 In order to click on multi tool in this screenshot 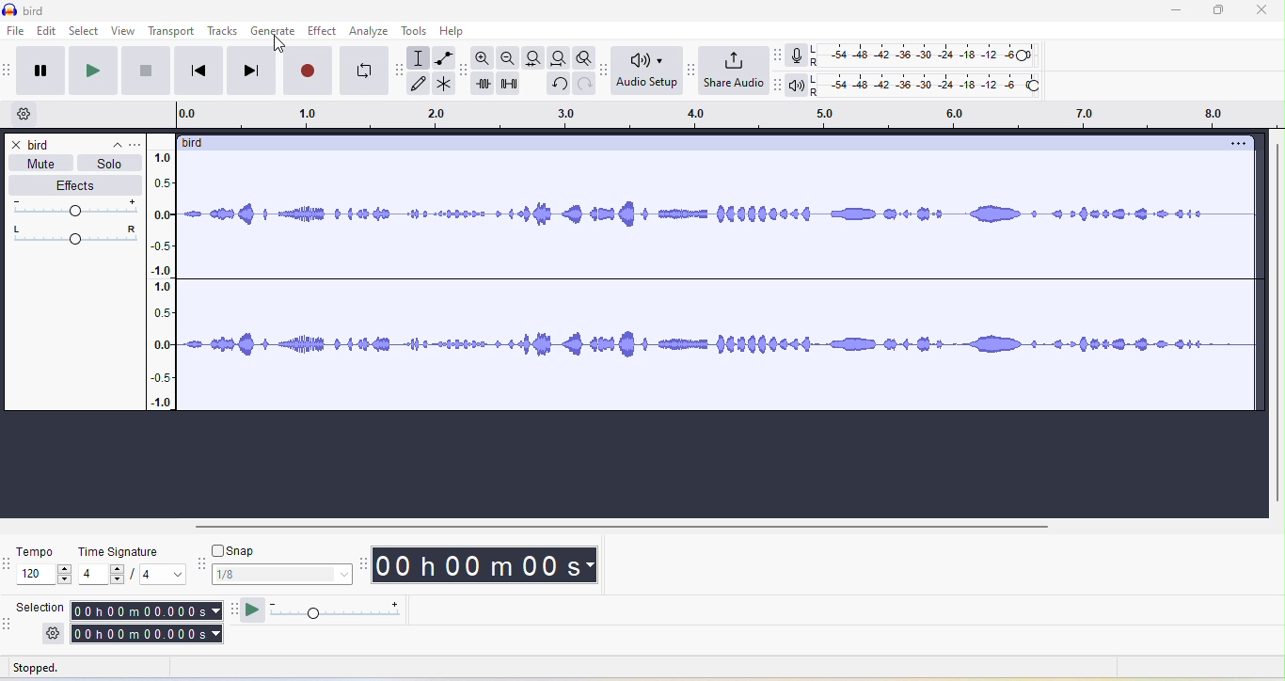, I will do `click(451, 83)`.